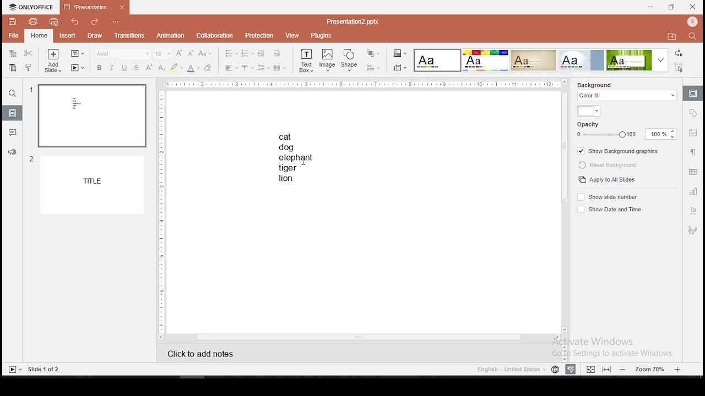 The image size is (705, 396). I want to click on bullets, so click(231, 53).